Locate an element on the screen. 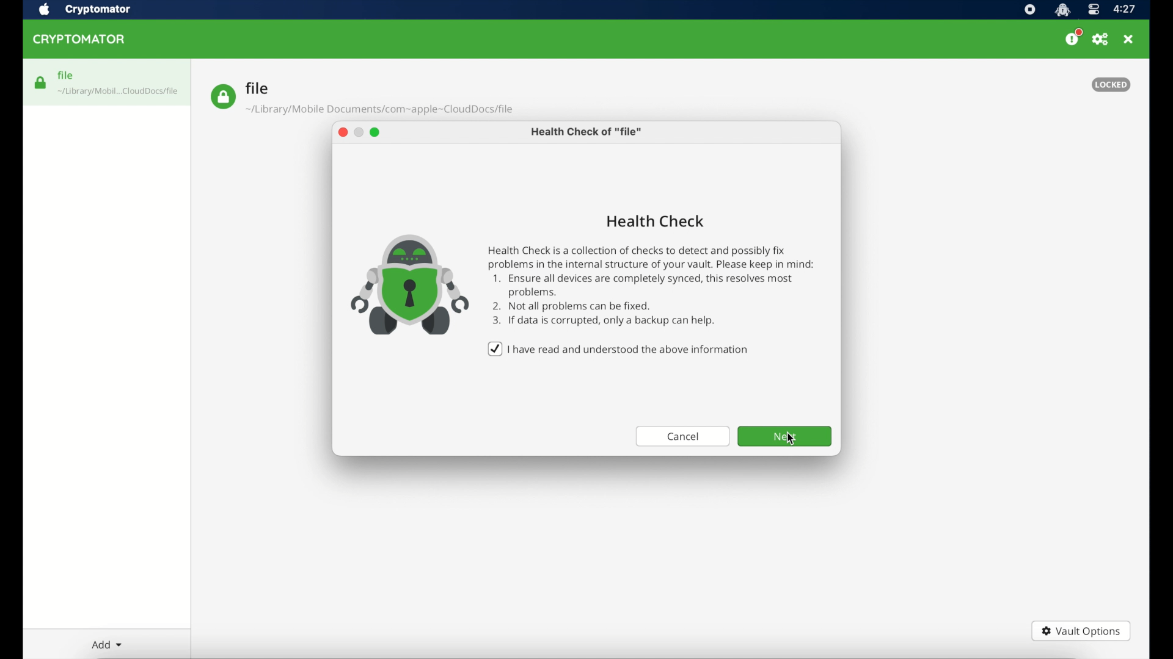 This screenshot has height=659, width=1173. apple icon is located at coordinates (44, 10).